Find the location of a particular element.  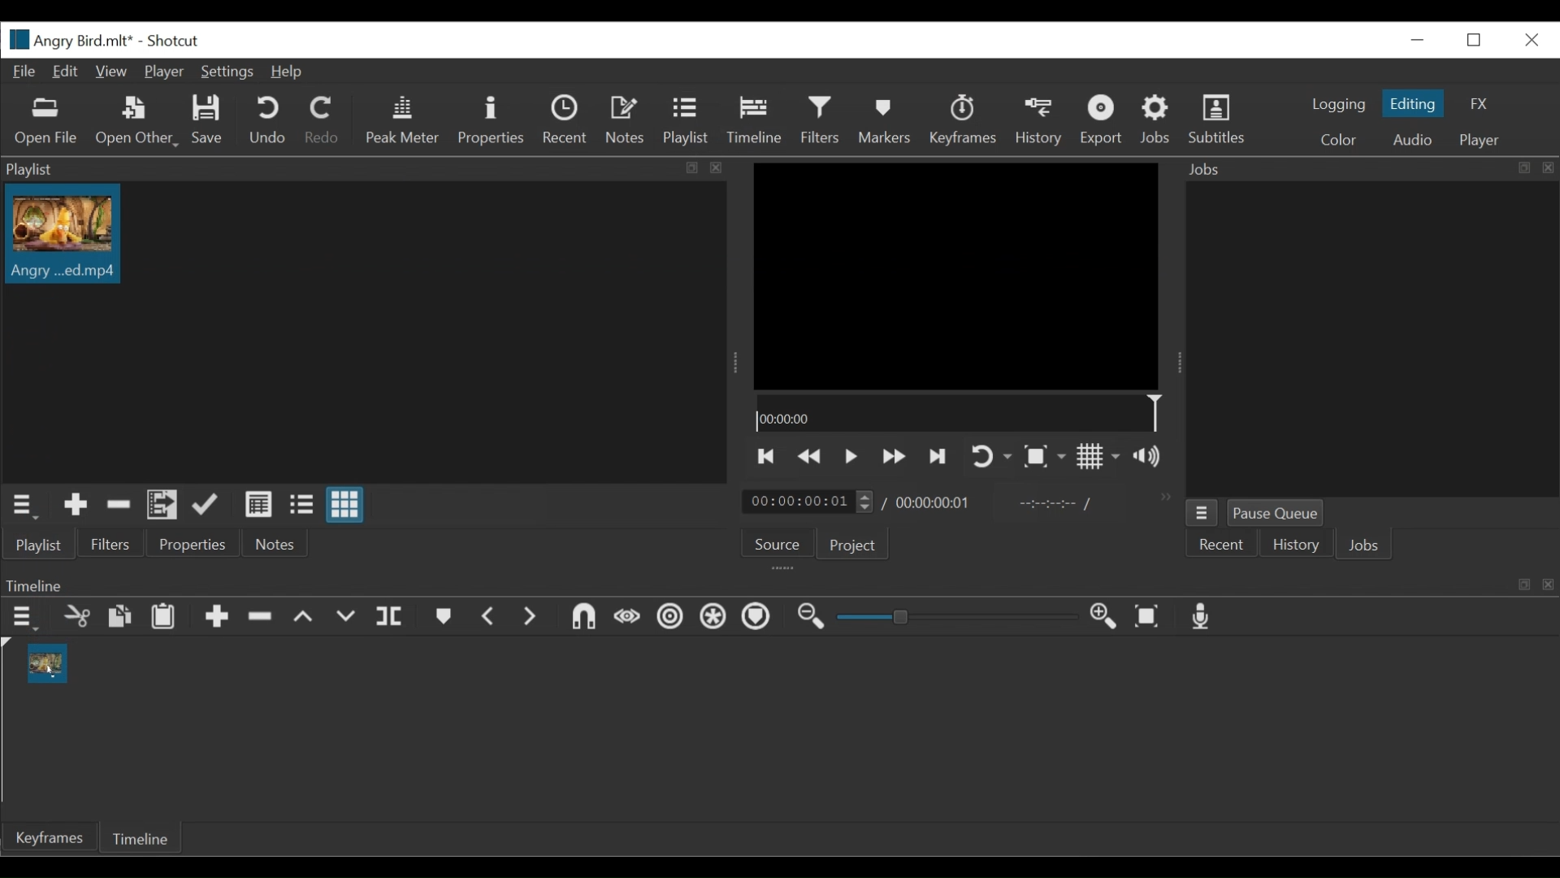

Notes is located at coordinates (272, 545).